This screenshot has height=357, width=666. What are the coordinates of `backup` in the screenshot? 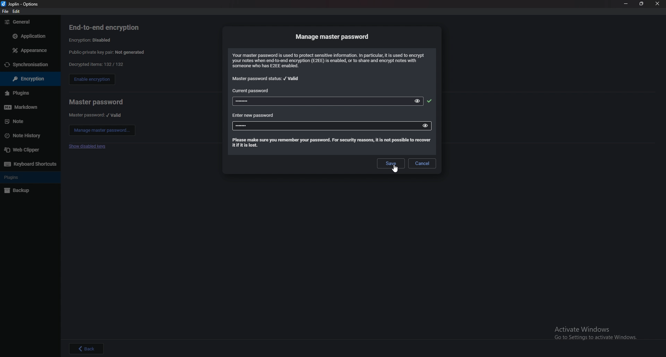 It's located at (27, 191).